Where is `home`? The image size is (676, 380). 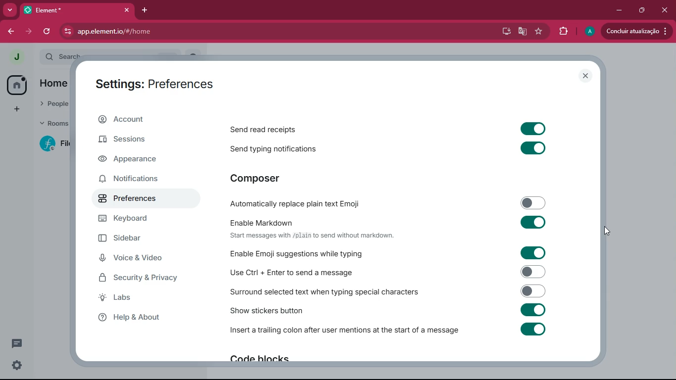
home is located at coordinates (17, 85).